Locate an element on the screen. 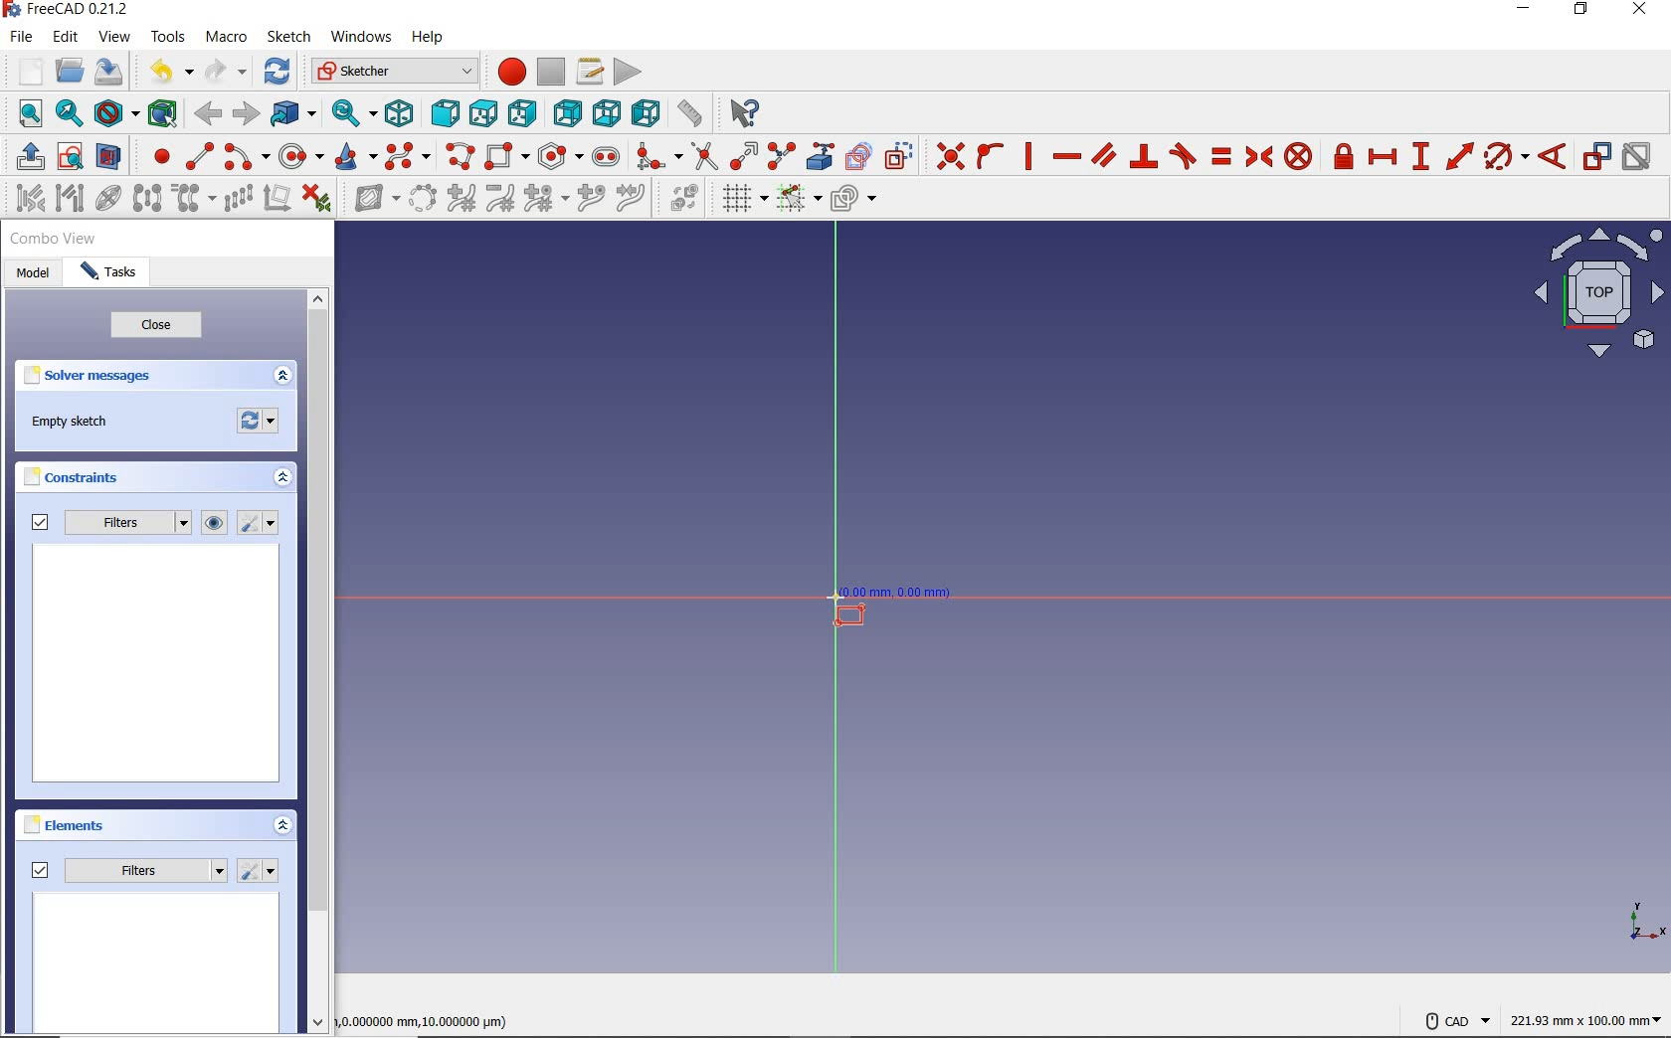 The height and width of the screenshot is (1038, 1671). forward is located at coordinates (247, 114).